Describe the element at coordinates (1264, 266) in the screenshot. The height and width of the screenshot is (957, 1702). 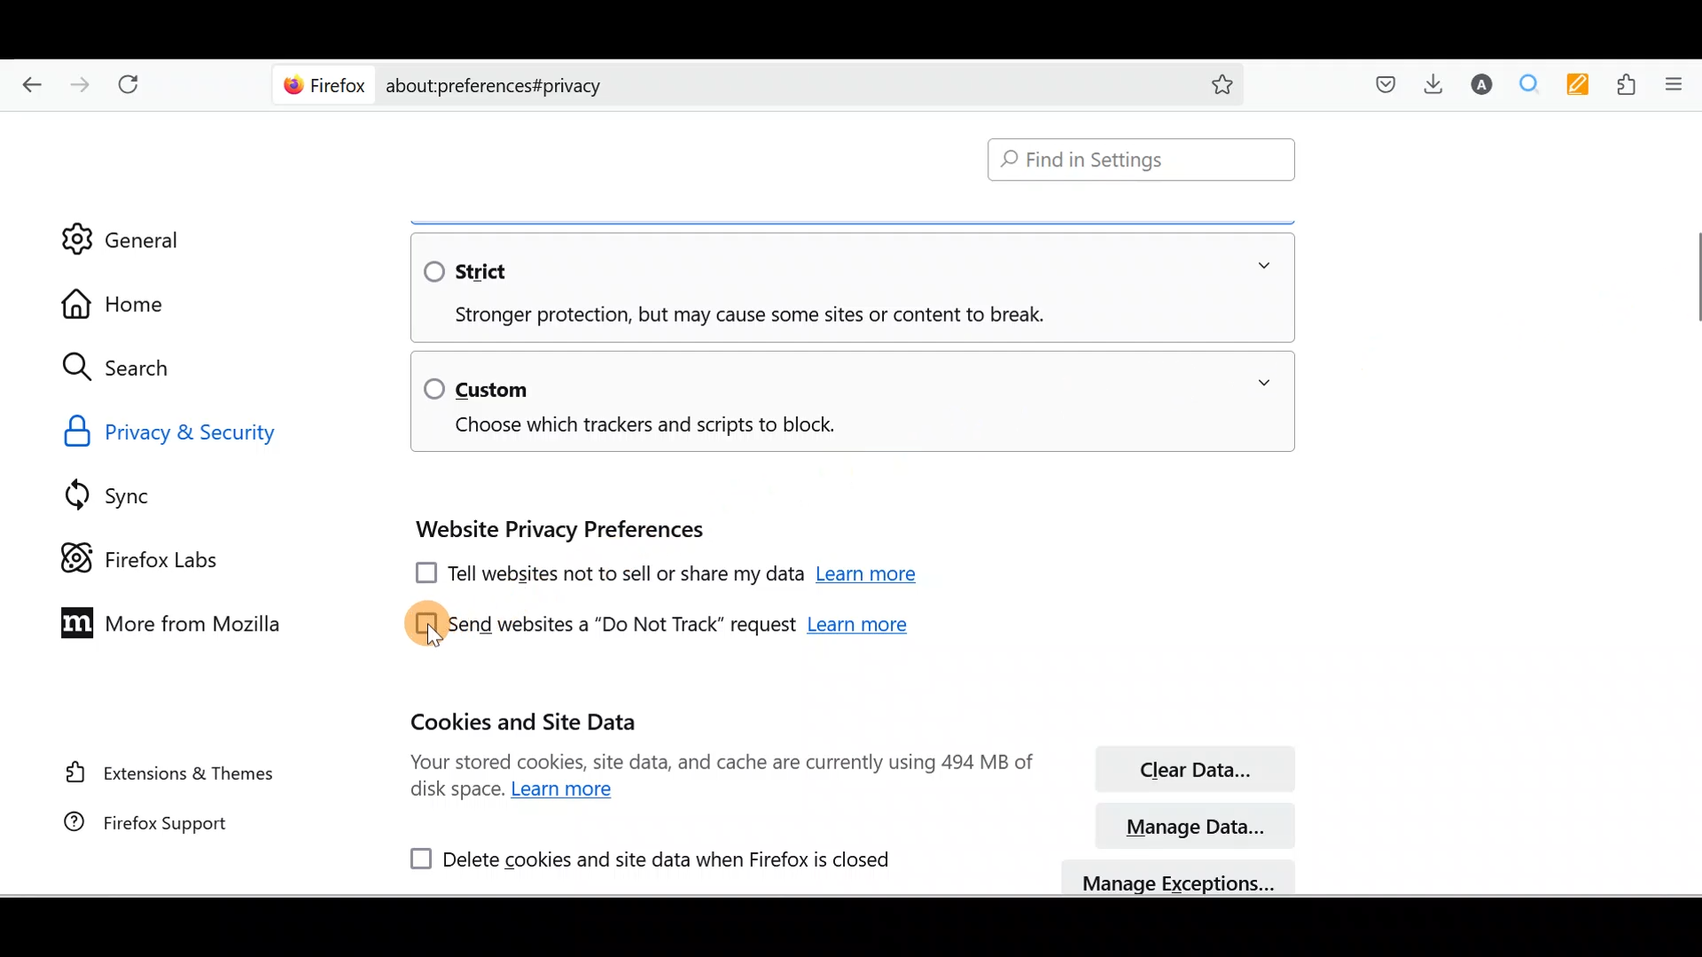
I see `expand` at that location.